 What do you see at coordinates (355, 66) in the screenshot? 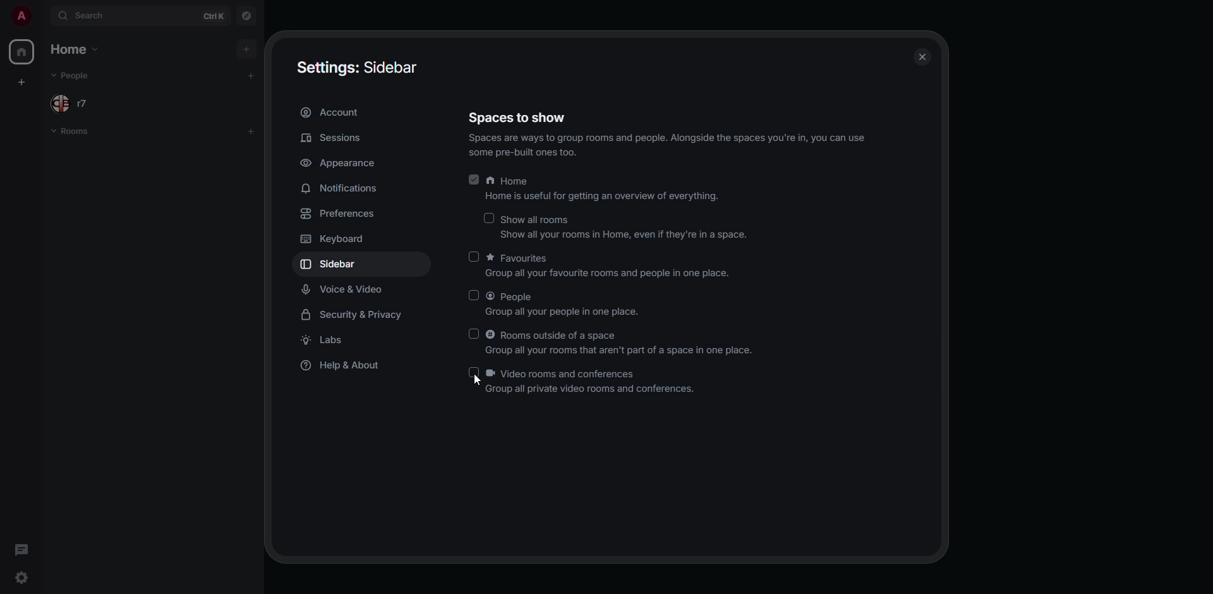
I see `settings sidebar` at bounding box center [355, 66].